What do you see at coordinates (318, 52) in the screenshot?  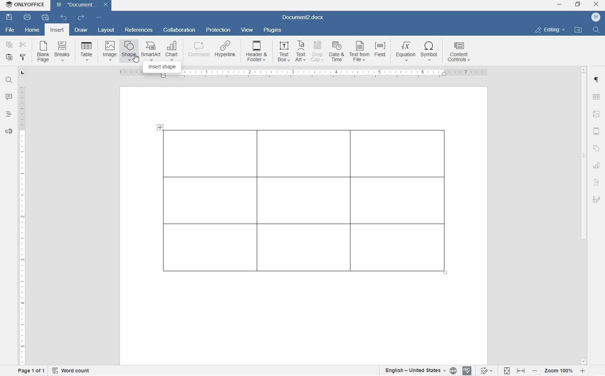 I see `DROP CAP` at bounding box center [318, 52].